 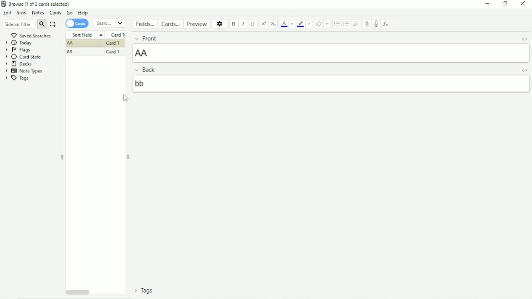 I want to click on Card 1, so click(x=114, y=52).